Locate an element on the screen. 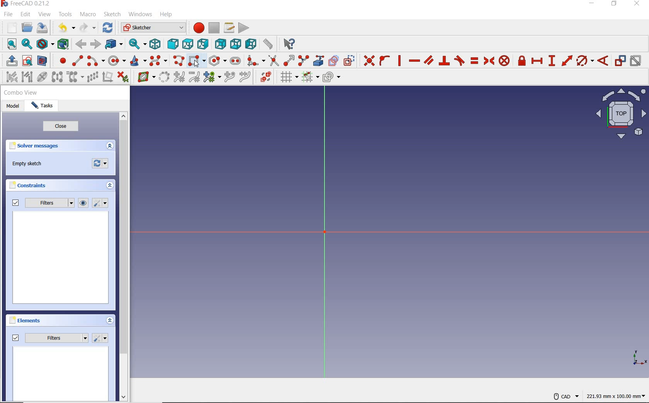 Image resolution: width=649 pixels, height=403 pixels. constrain equal is located at coordinates (474, 61).